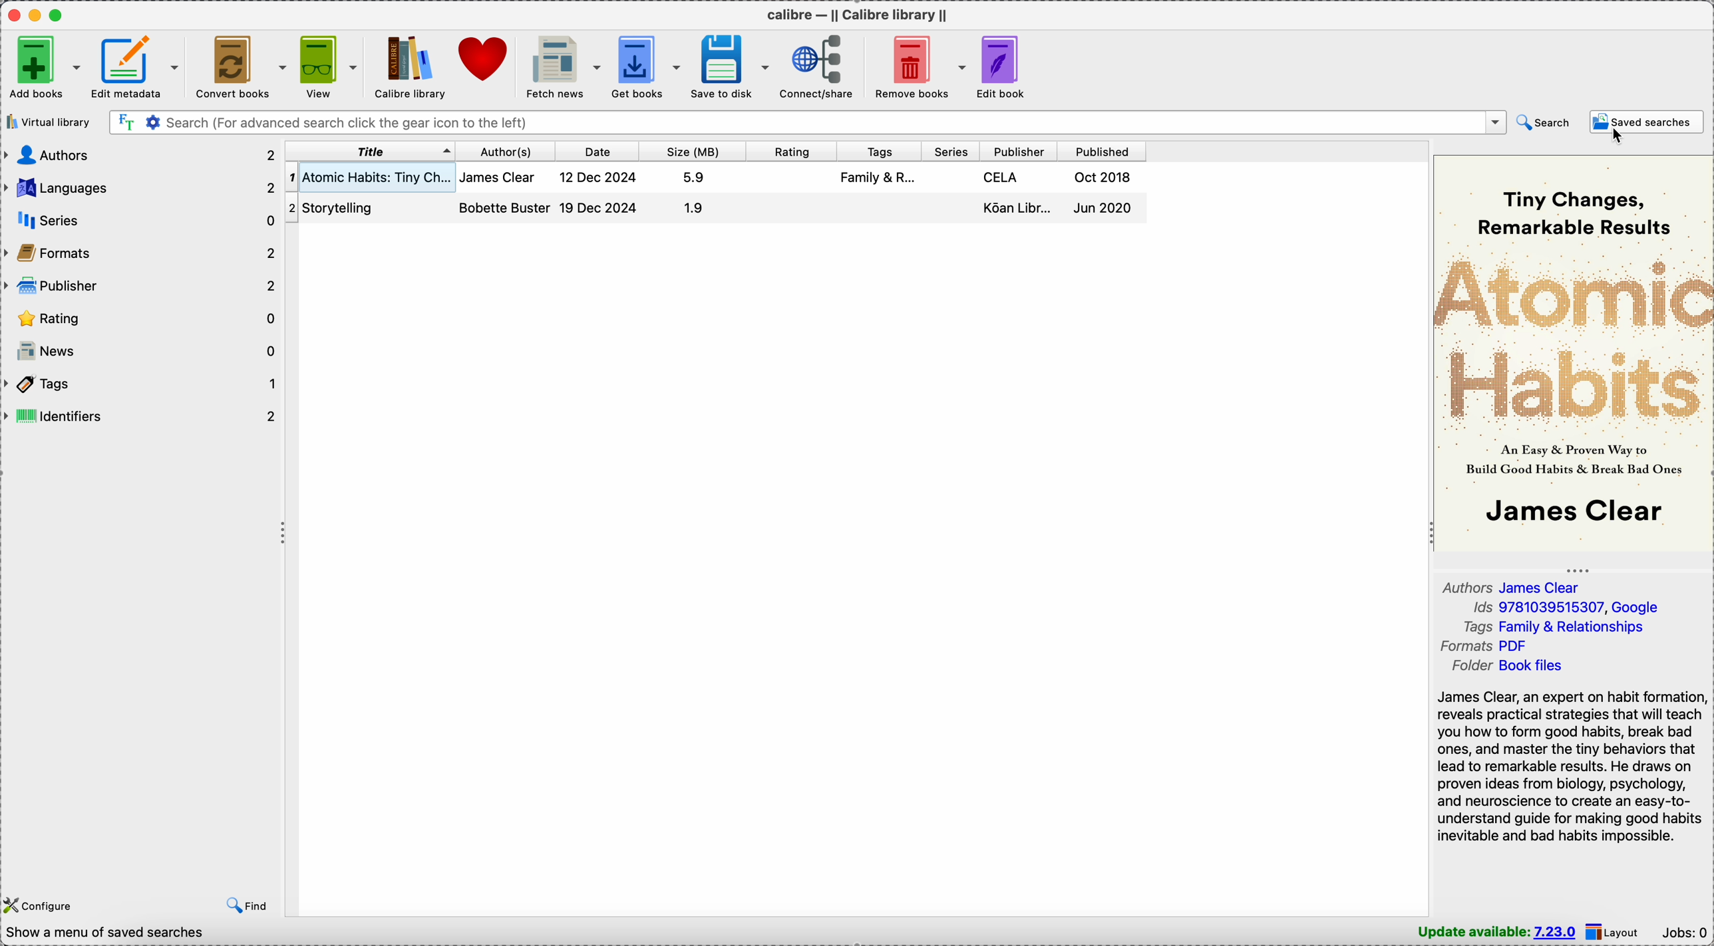 The image size is (1714, 946). What do you see at coordinates (1107, 195) in the screenshot?
I see `published date` at bounding box center [1107, 195].